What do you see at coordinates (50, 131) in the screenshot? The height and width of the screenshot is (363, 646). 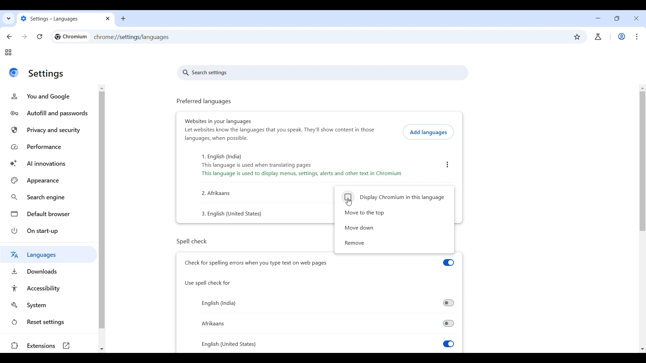 I see `Privacy and security` at bounding box center [50, 131].